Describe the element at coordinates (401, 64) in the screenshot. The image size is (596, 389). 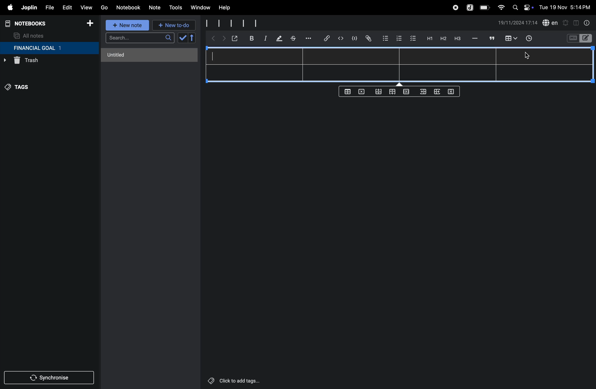
I see `table` at that location.